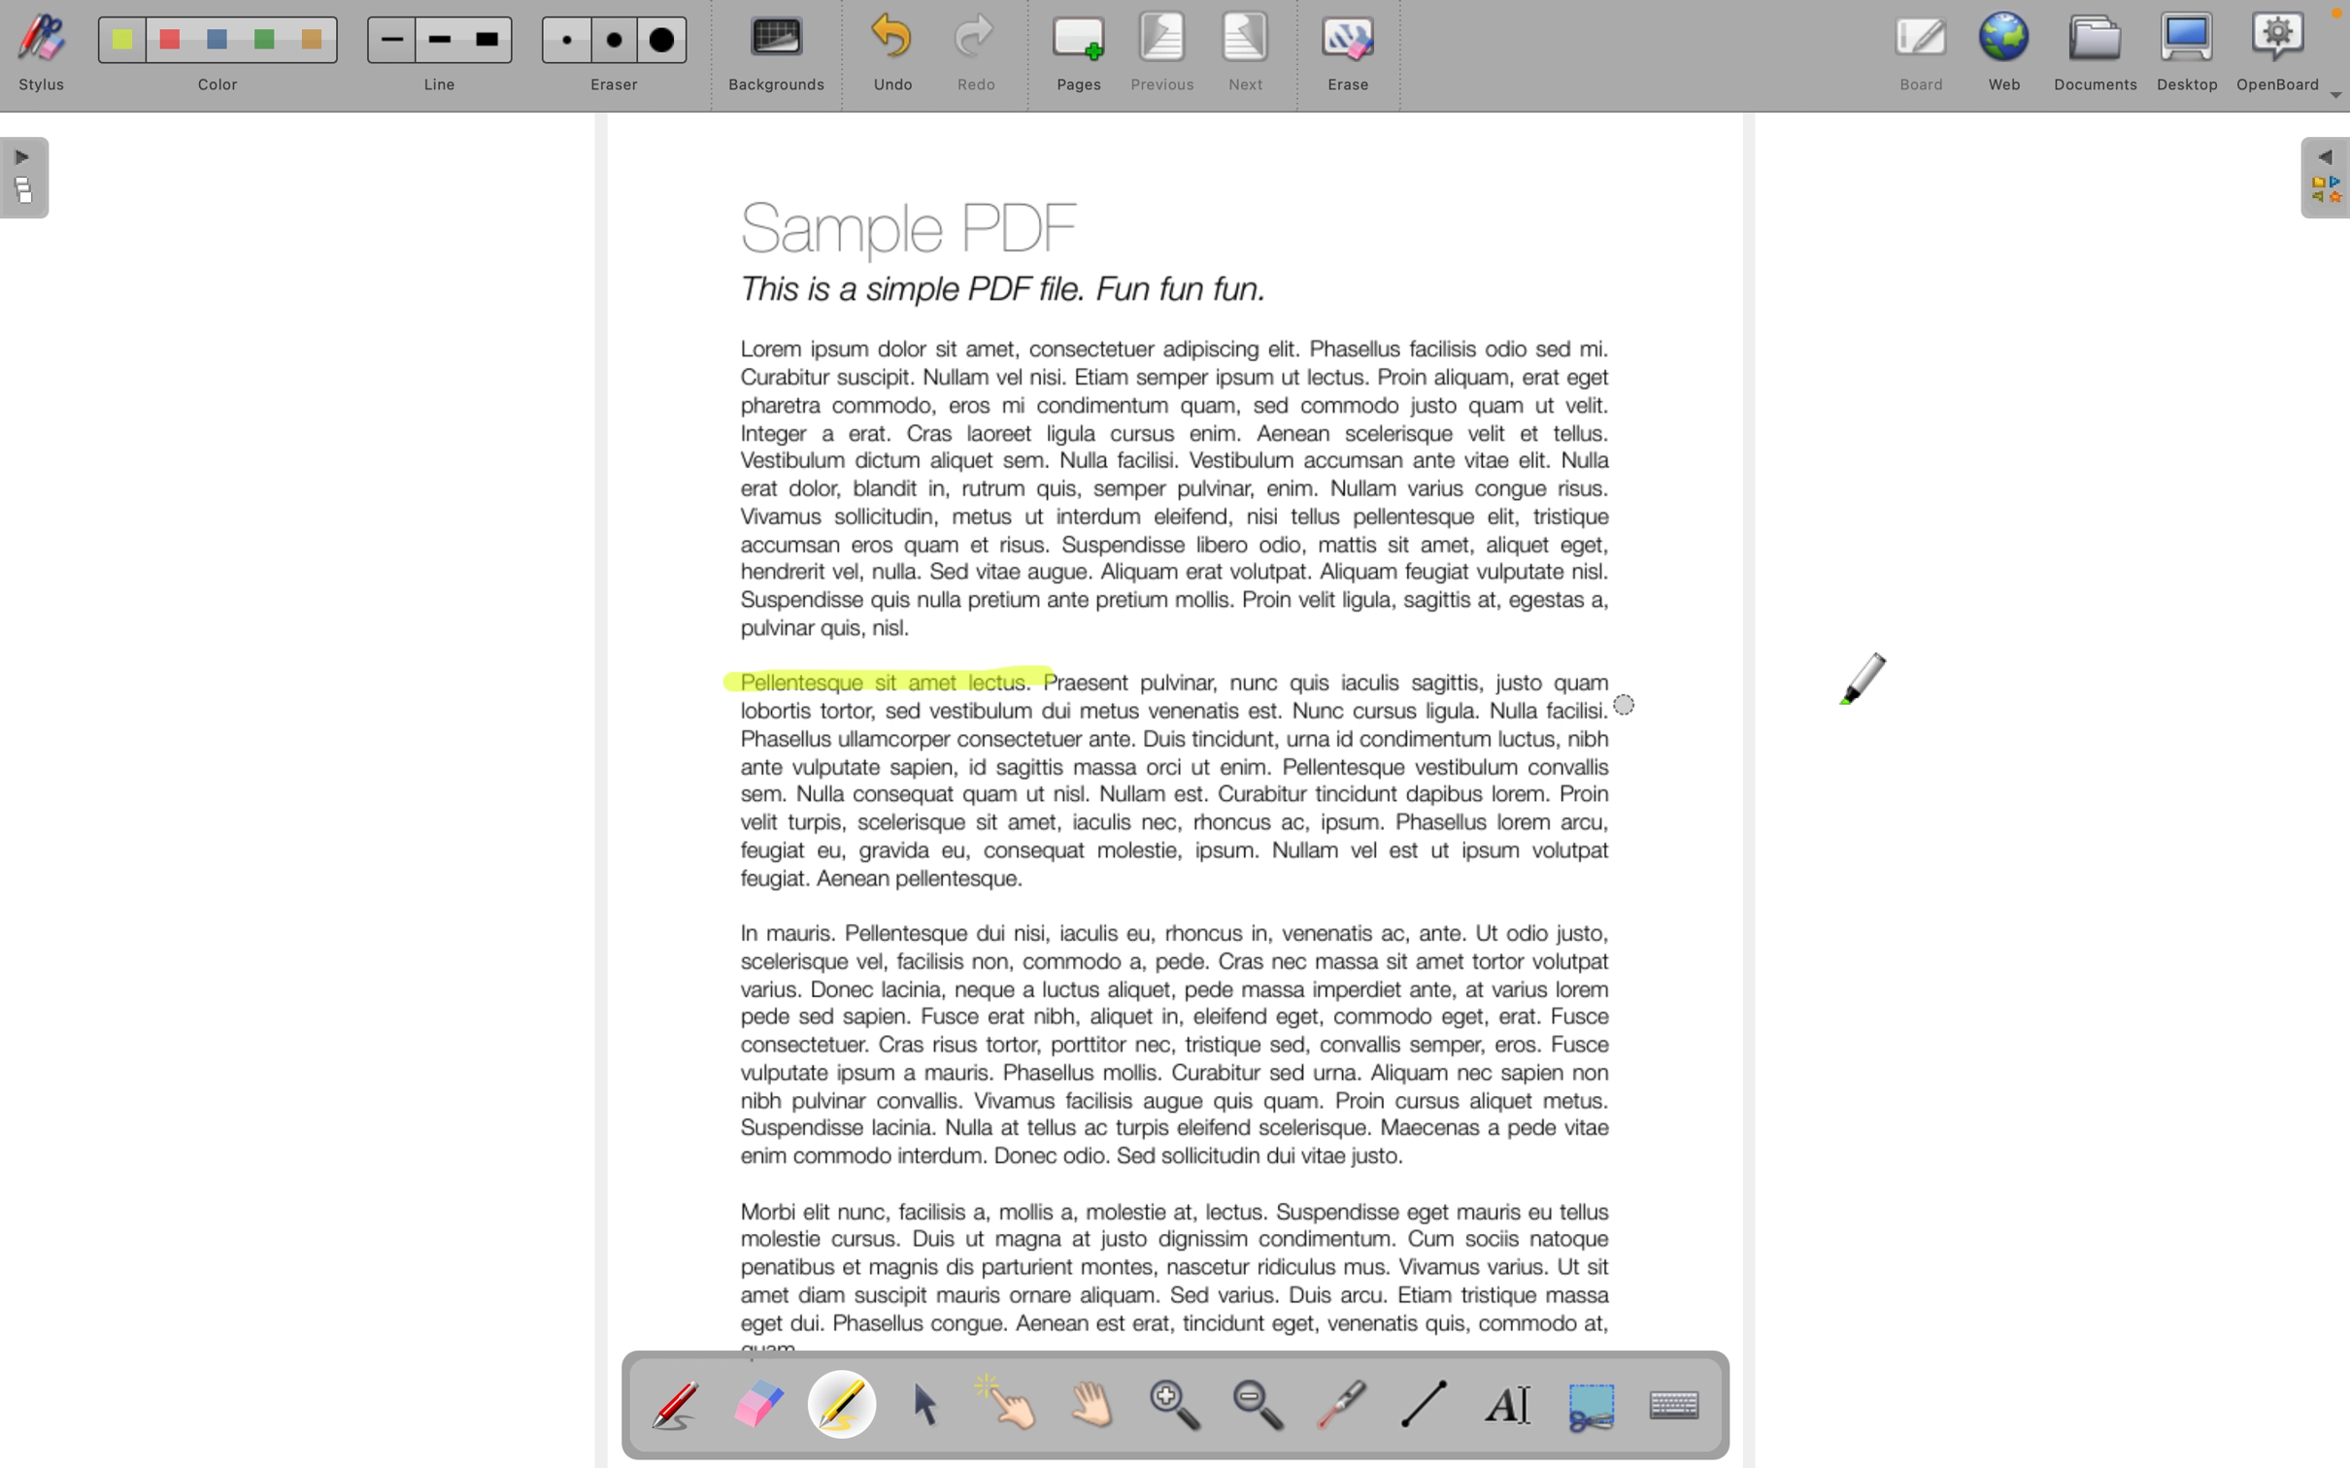  I want to click on eraser, so click(612, 56).